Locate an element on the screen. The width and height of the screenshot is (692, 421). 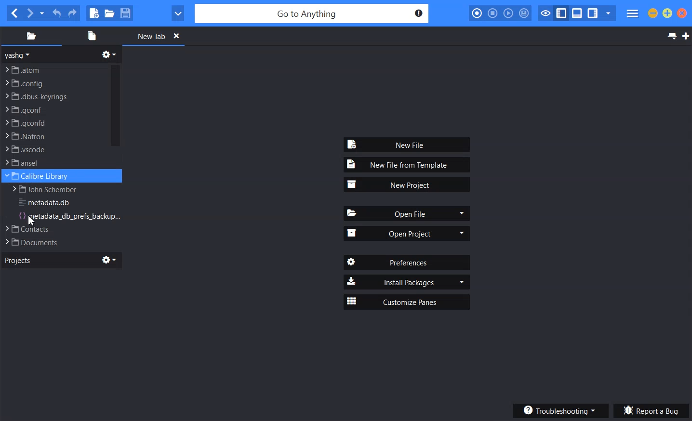
Redo last action is located at coordinates (72, 13).